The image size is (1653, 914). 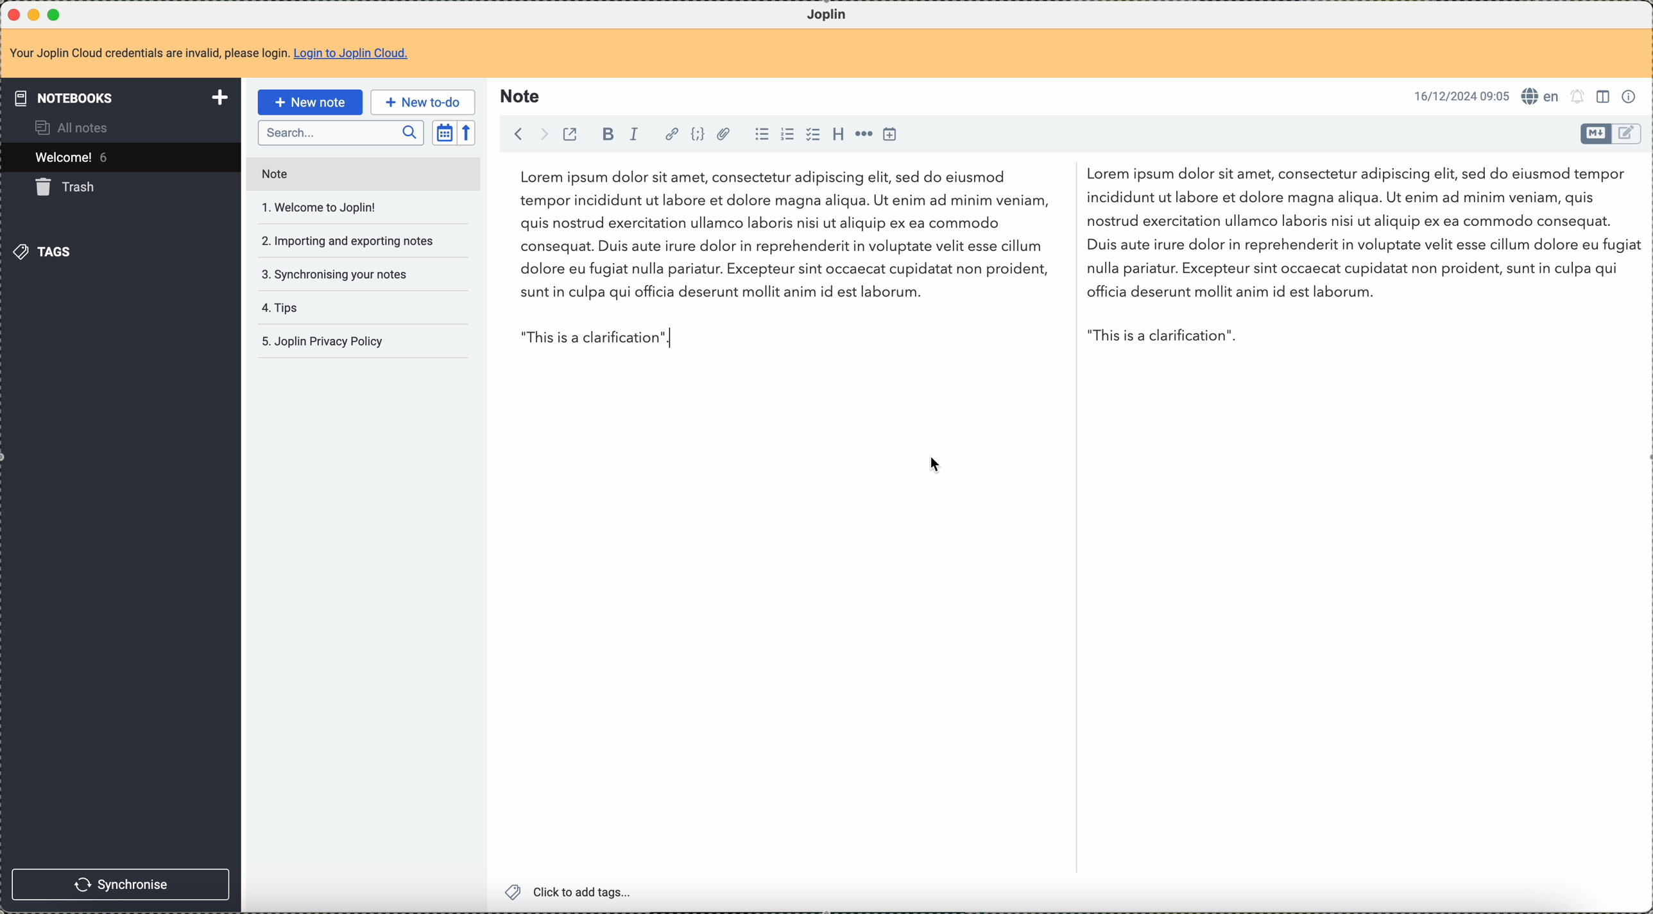 I want to click on Joplin, so click(x=827, y=14).